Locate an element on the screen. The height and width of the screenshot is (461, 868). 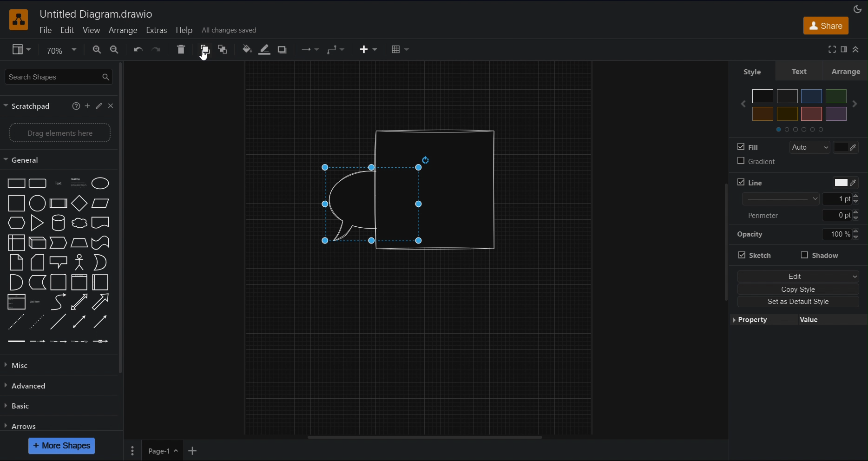
Set as Default Style is located at coordinates (798, 302).